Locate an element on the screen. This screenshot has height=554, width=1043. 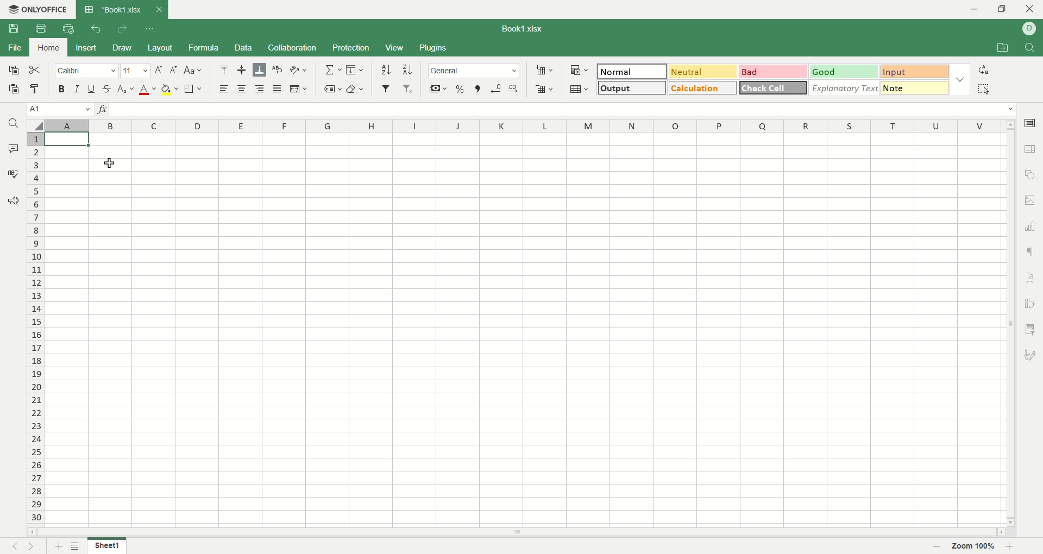
increase decimal is located at coordinates (513, 89).